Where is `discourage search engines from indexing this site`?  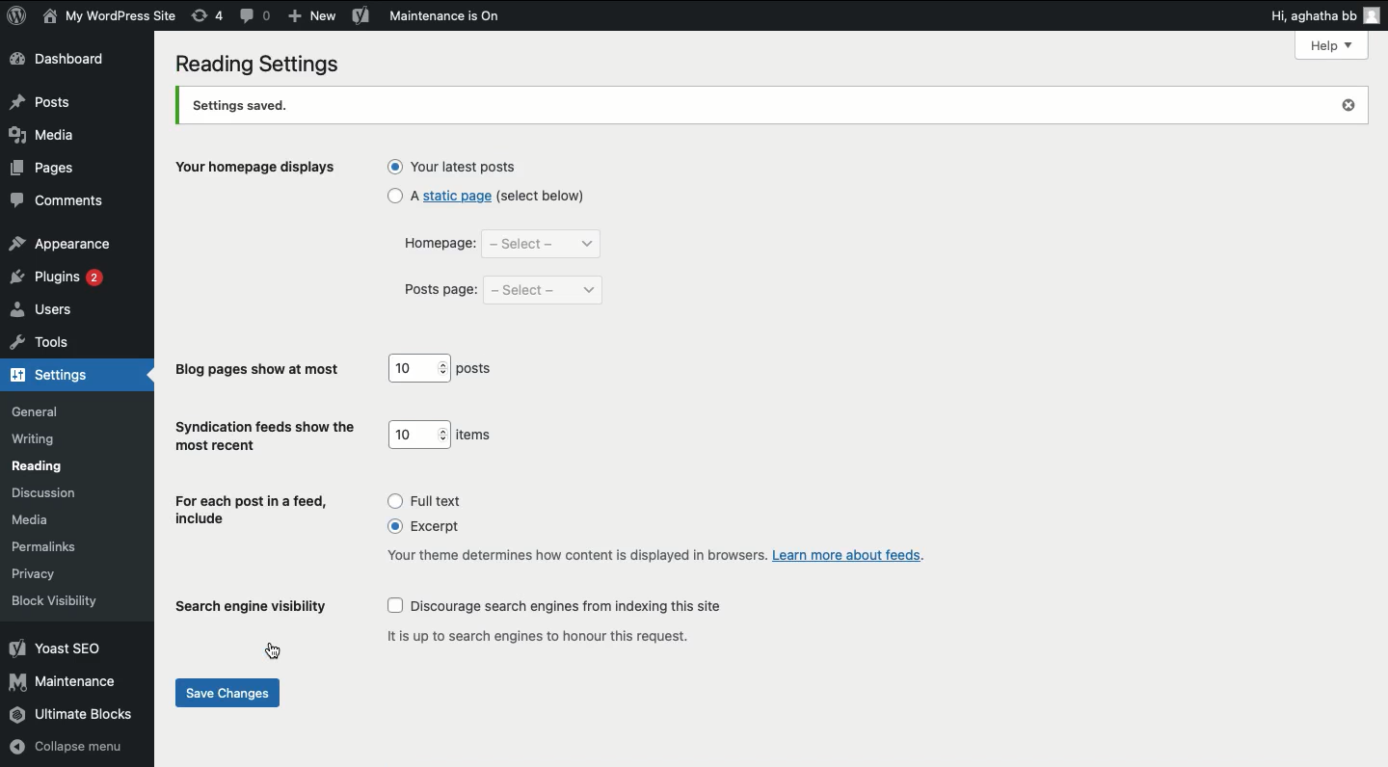 discourage search engines from indexing this site is located at coordinates (559, 608).